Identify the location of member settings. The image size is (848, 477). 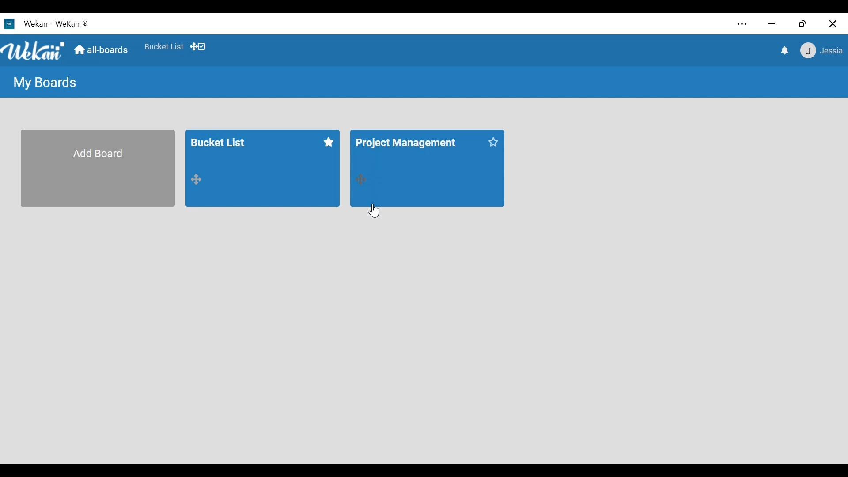
(821, 50).